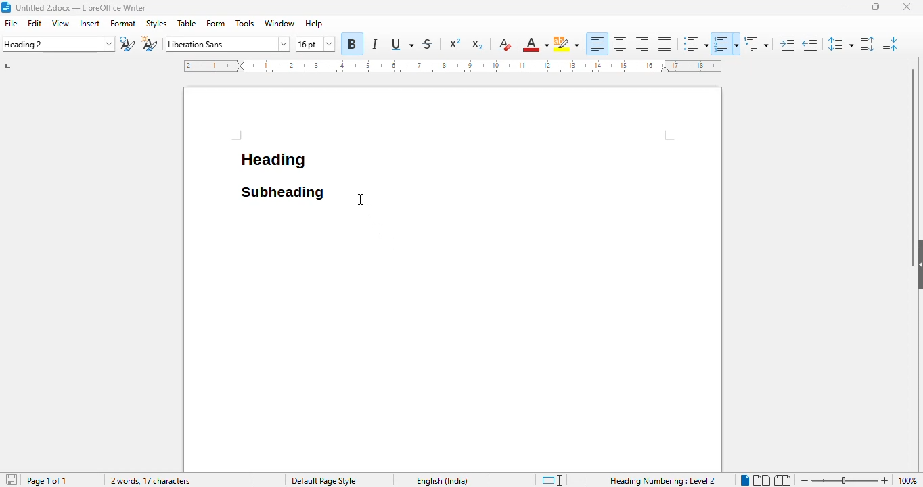 The height and width of the screenshot is (487, 923). What do you see at coordinates (315, 44) in the screenshot?
I see `font size` at bounding box center [315, 44].